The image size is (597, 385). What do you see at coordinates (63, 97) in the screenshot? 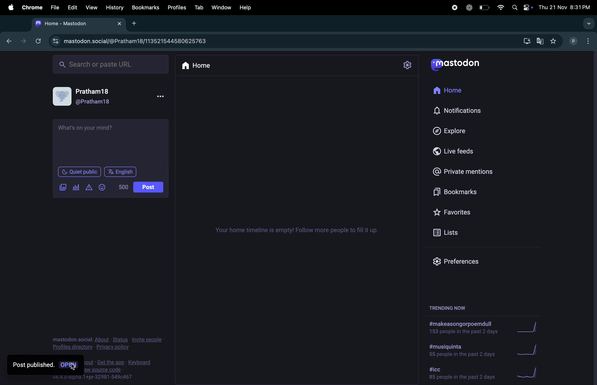
I see `user profile` at bounding box center [63, 97].